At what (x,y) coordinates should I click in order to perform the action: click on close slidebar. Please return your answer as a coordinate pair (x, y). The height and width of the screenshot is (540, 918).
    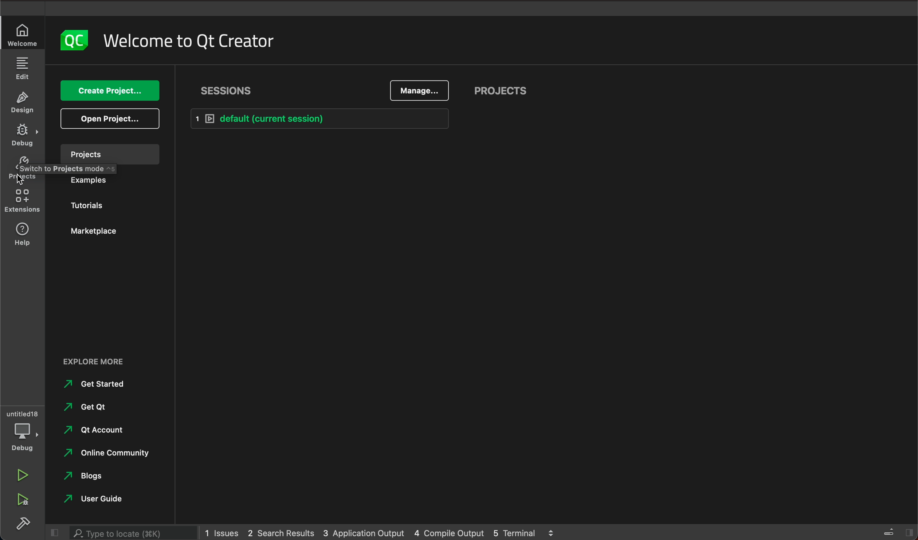
    Looking at the image, I should click on (58, 533).